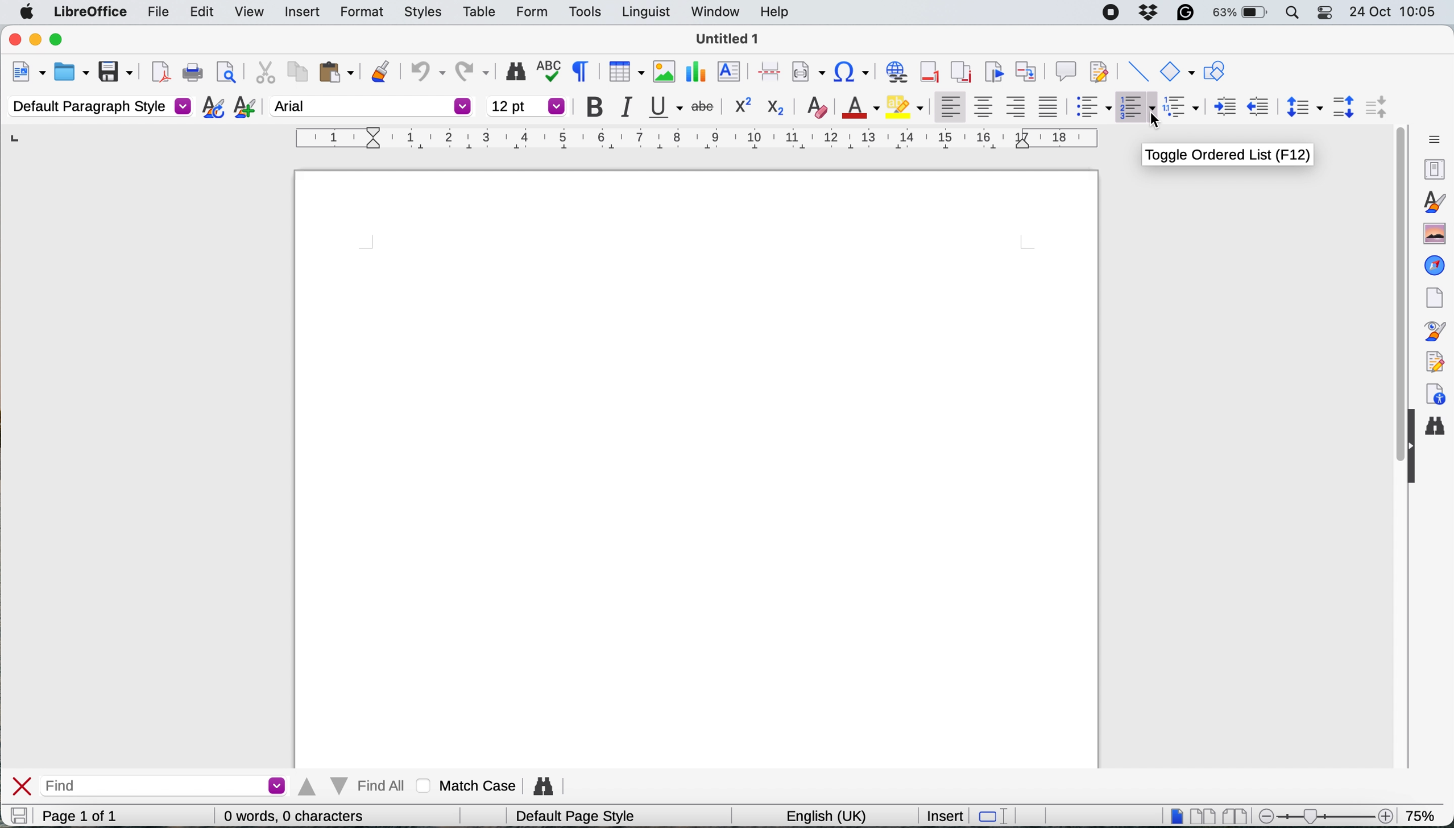  Describe the element at coordinates (248, 14) in the screenshot. I see `view` at that location.